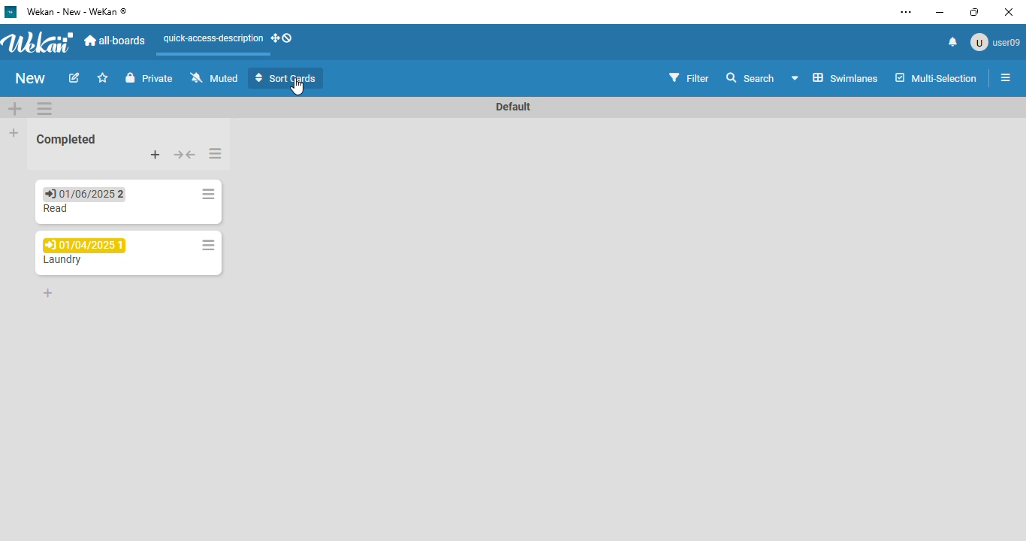  Describe the element at coordinates (213, 38) in the screenshot. I see `quick-access-description` at that location.